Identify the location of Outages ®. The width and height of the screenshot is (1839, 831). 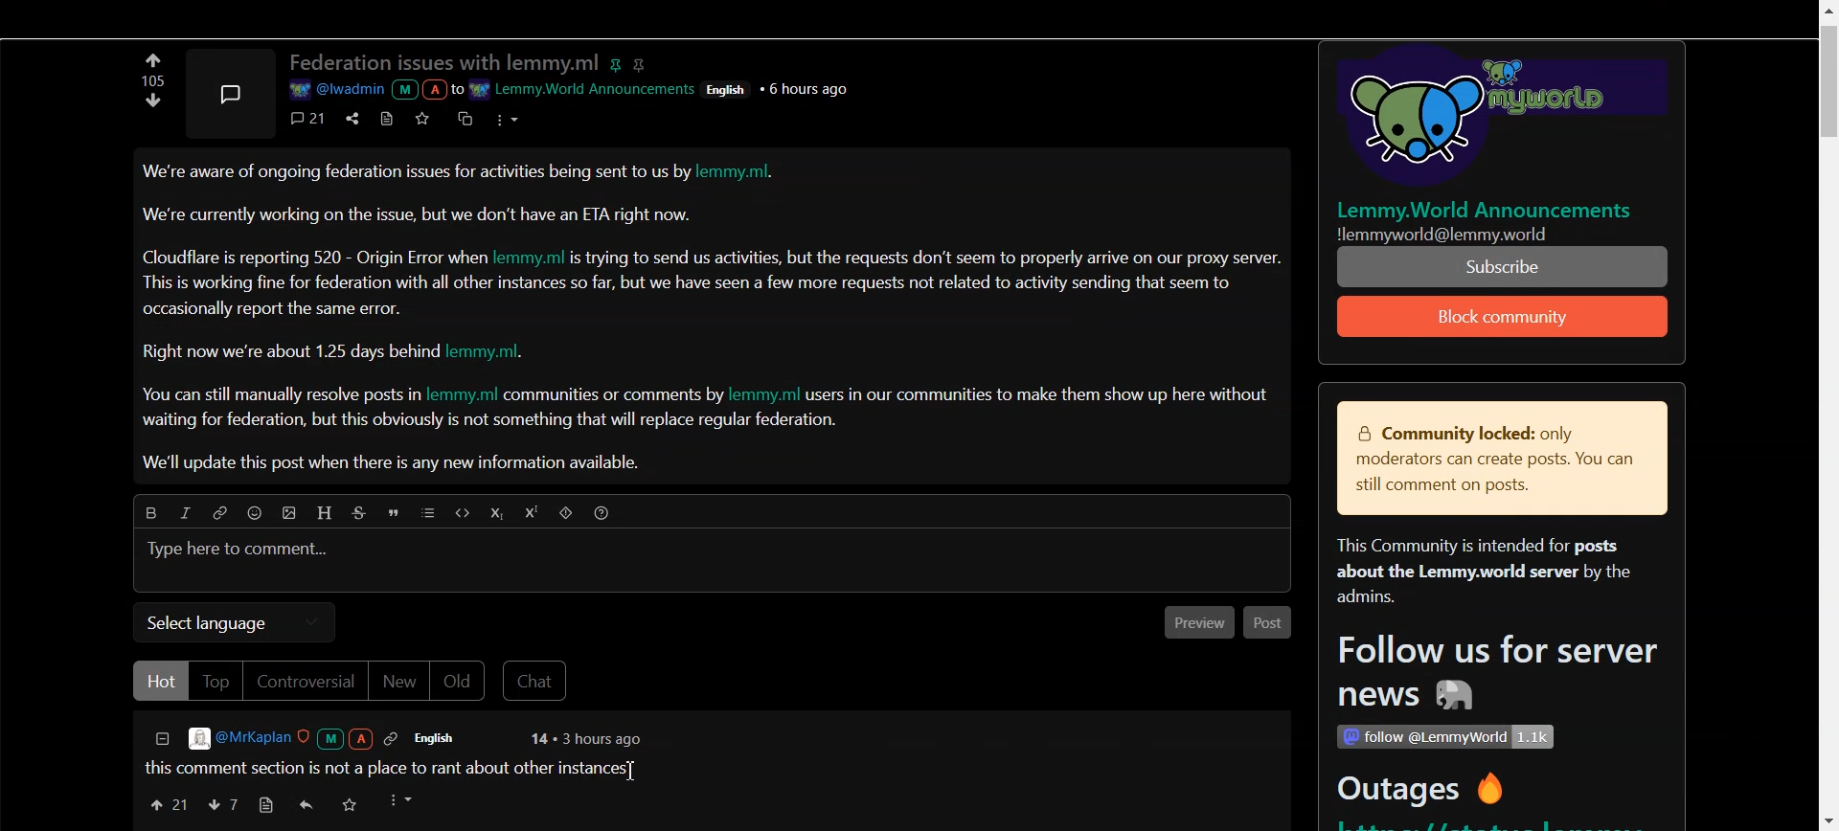
(1422, 792).